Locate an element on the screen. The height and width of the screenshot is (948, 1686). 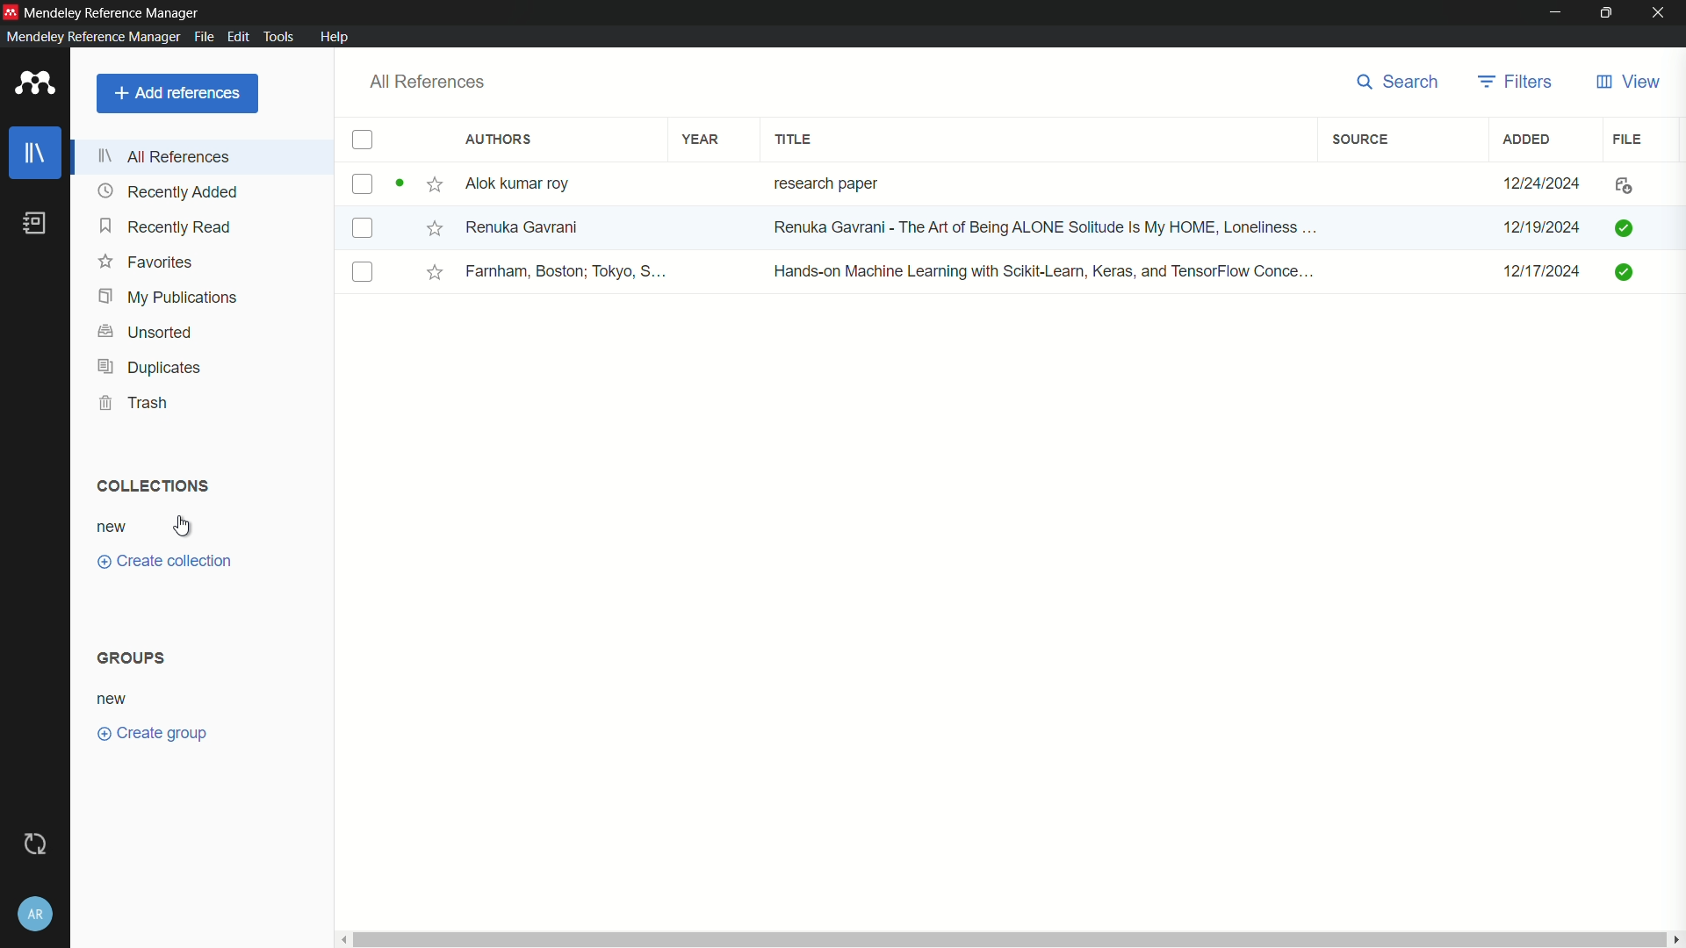
book is located at coordinates (33, 223).